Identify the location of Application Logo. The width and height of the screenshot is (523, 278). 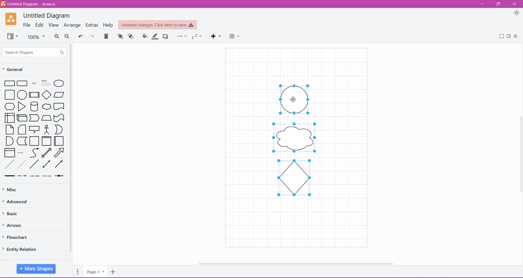
(11, 19).